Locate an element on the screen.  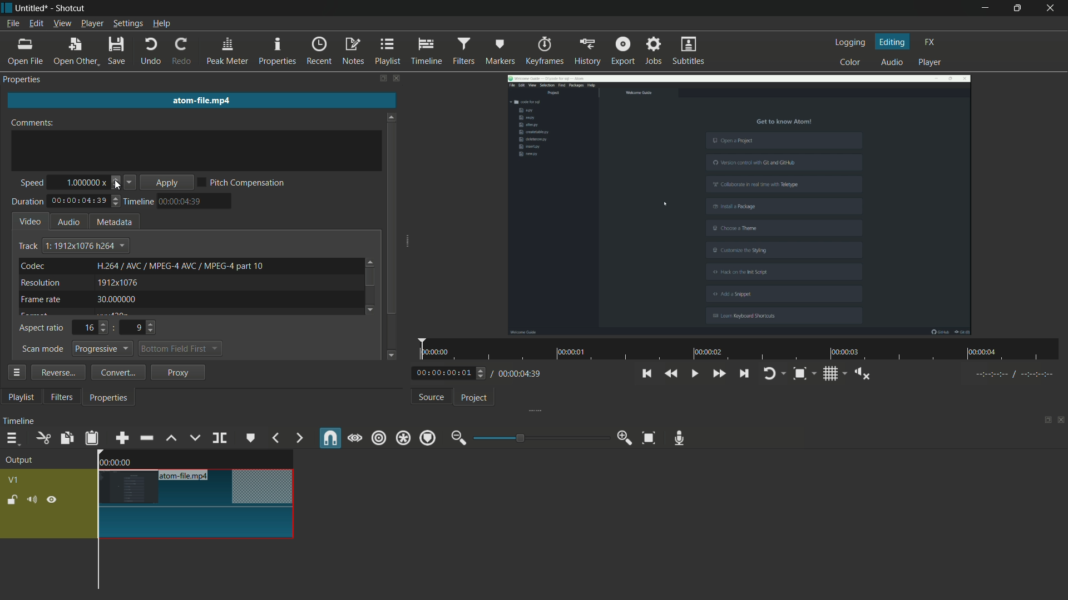
view menu is located at coordinates (63, 23).